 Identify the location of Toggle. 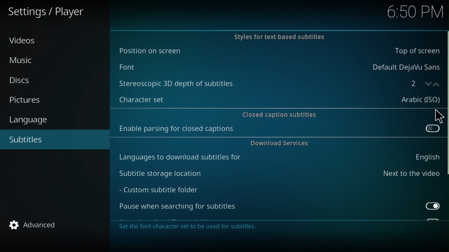
(430, 128).